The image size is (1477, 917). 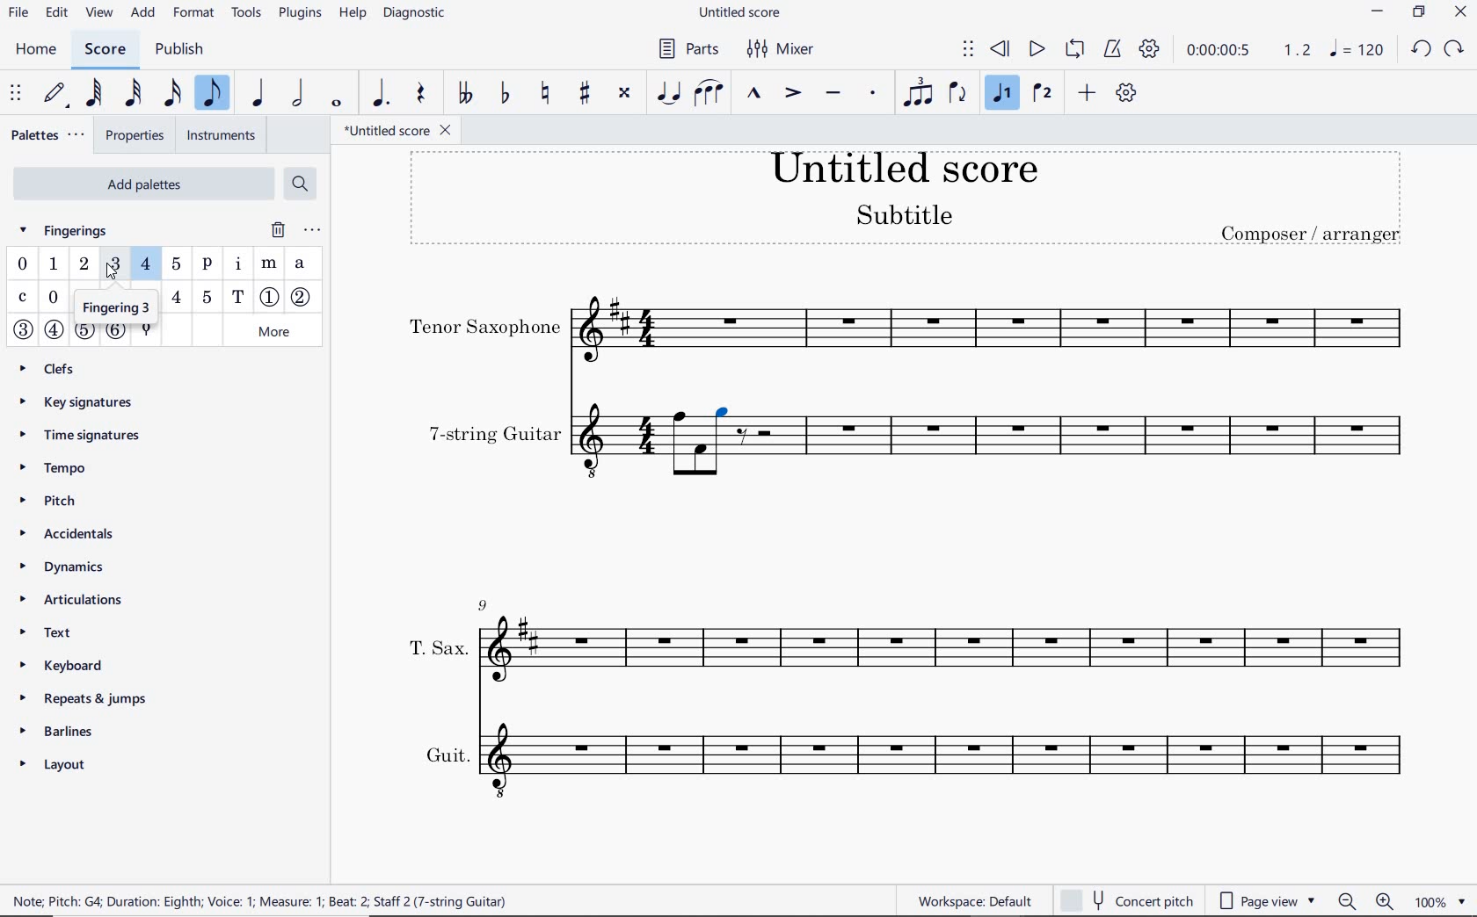 I want to click on ellipsis, so click(x=311, y=230).